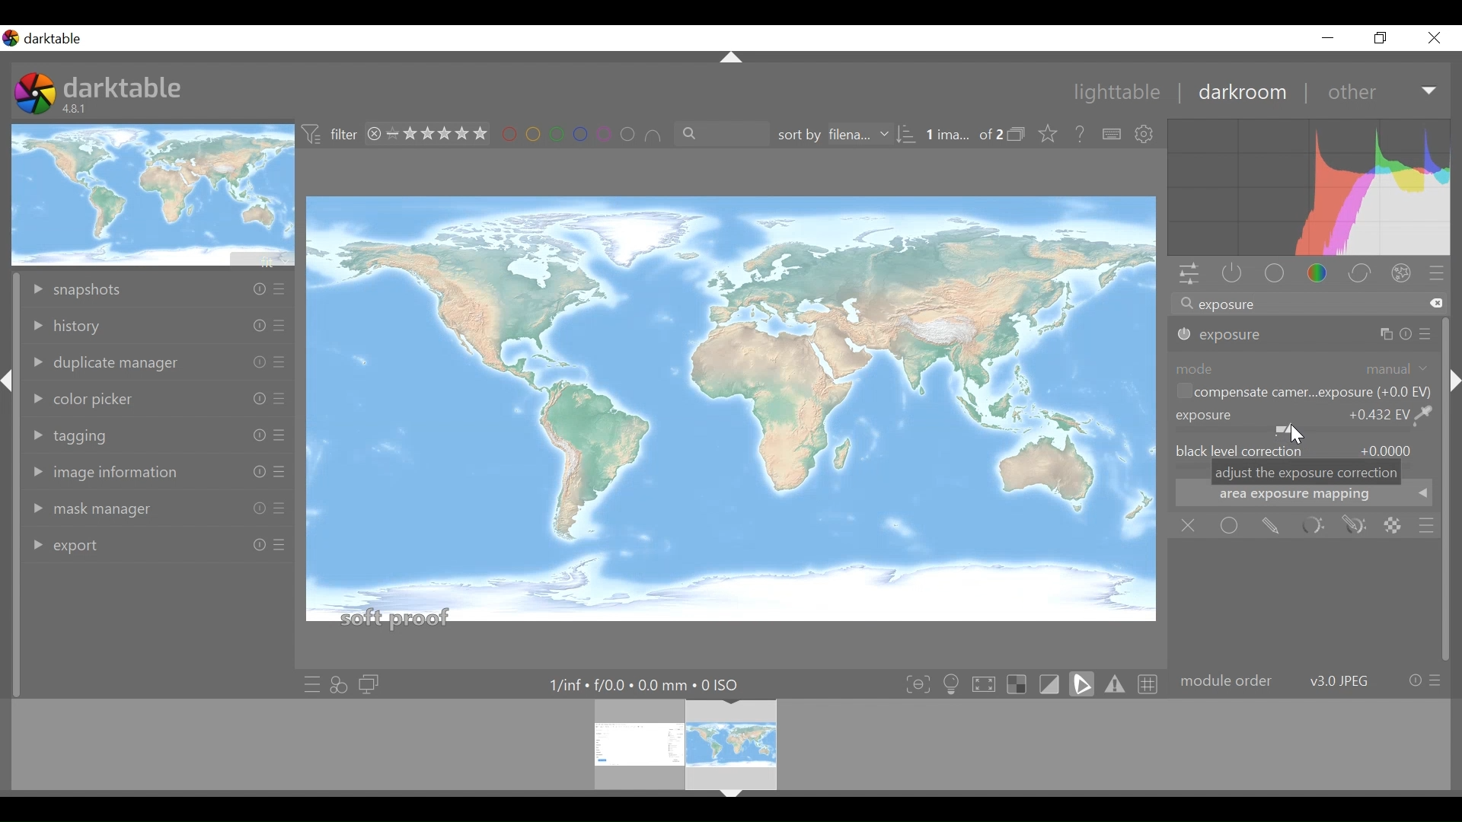  What do you see at coordinates (1118, 94) in the screenshot?
I see `lighttable` at bounding box center [1118, 94].